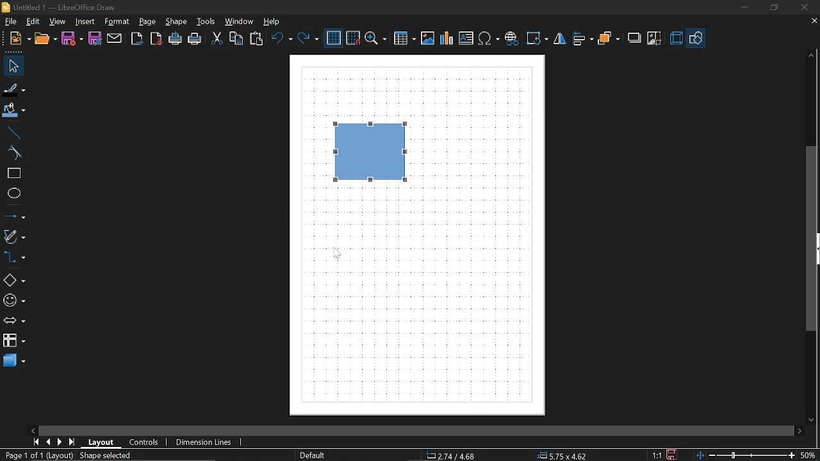 The image size is (820, 461). Describe the element at coordinates (812, 238) in the screenshot. I see `Vertical scrollbar` at that location.